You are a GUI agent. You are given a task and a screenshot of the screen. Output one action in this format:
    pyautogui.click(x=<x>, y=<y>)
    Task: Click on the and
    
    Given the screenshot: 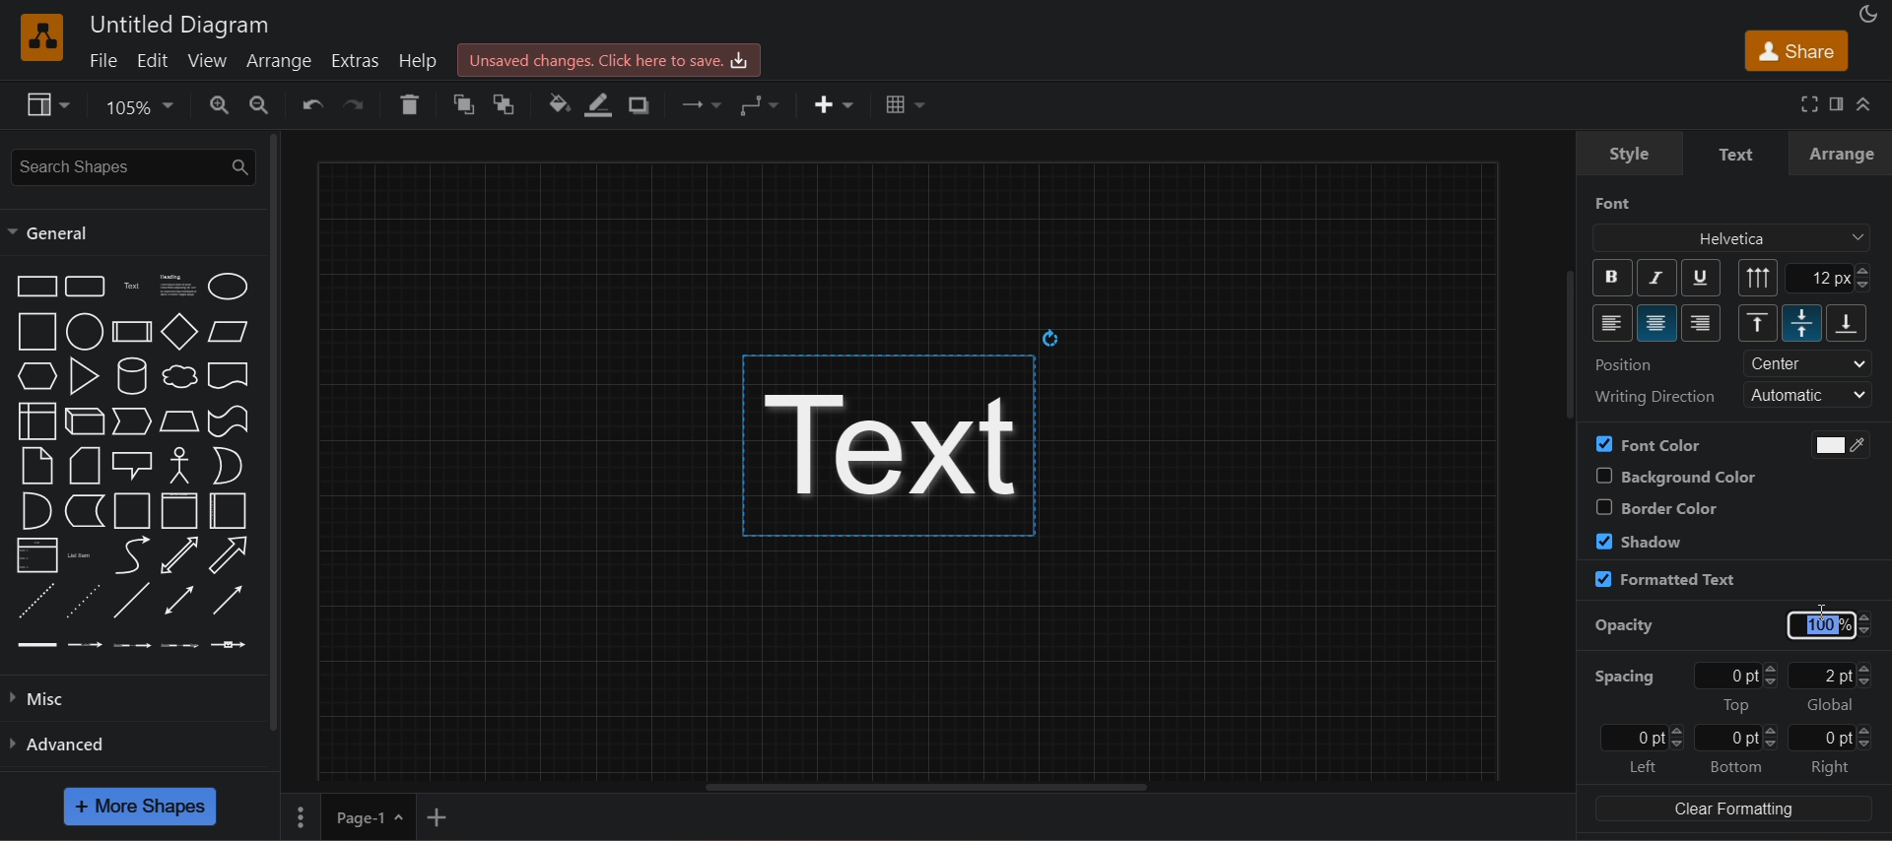 What is the action you would take?
    pyautogui.click(x=37, y=510)
    